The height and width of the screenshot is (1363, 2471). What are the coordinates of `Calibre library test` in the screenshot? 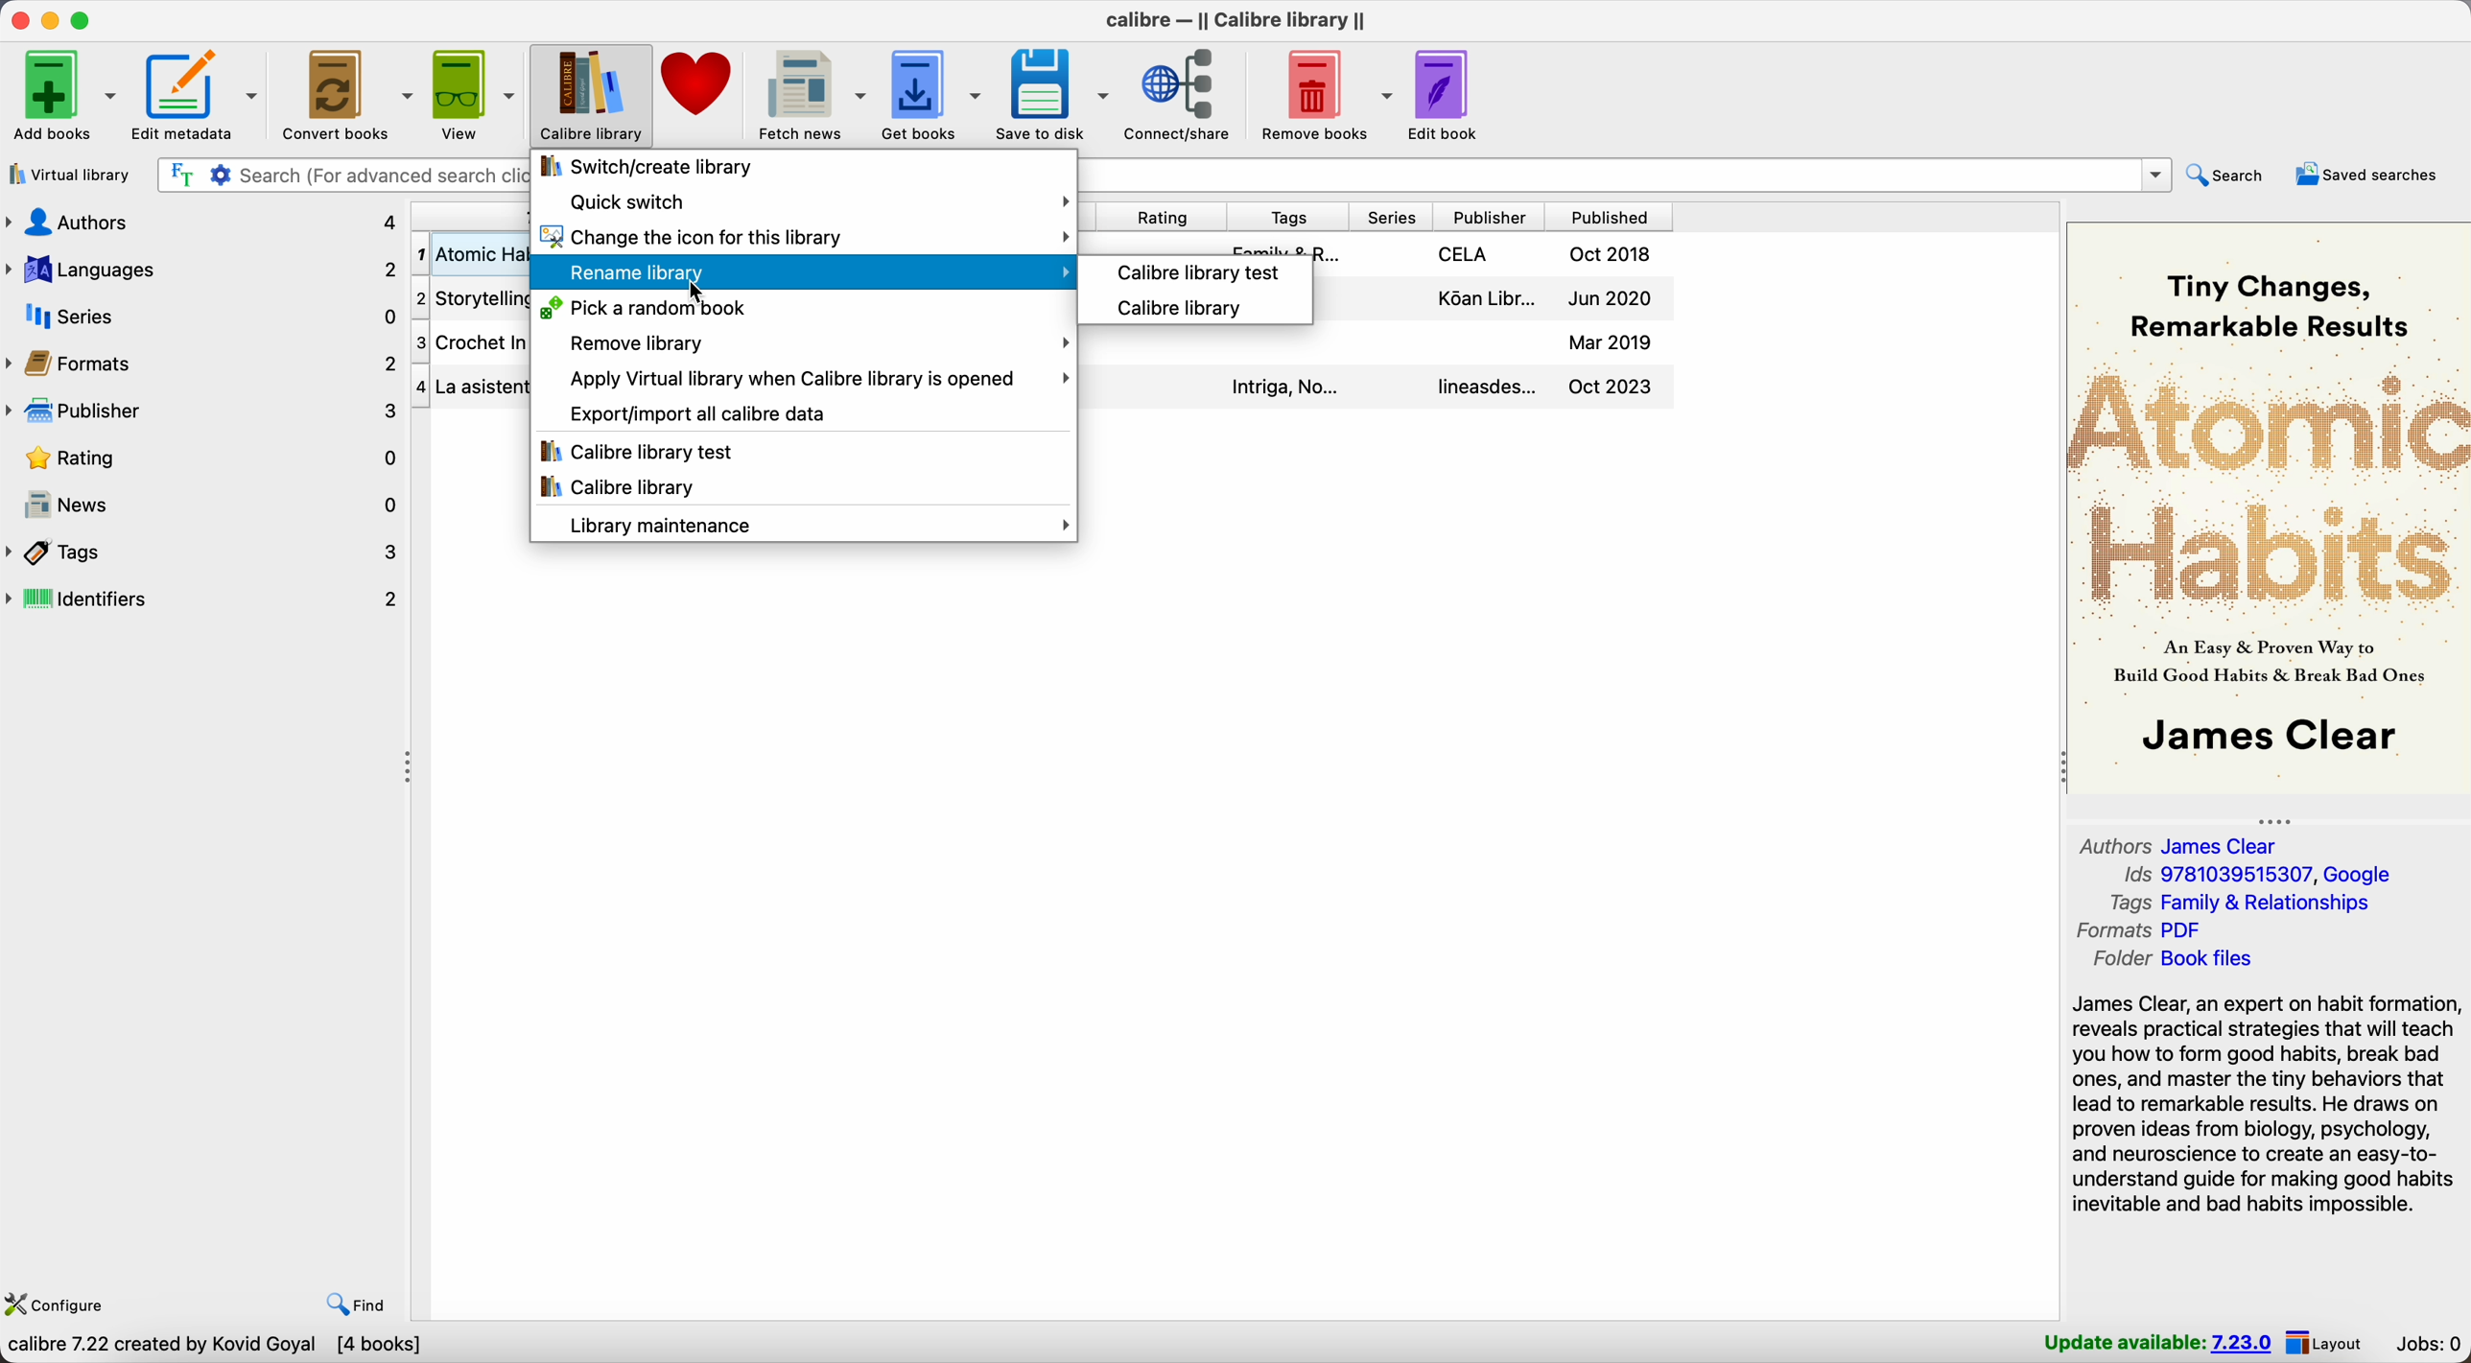 It's located at (643, 451).